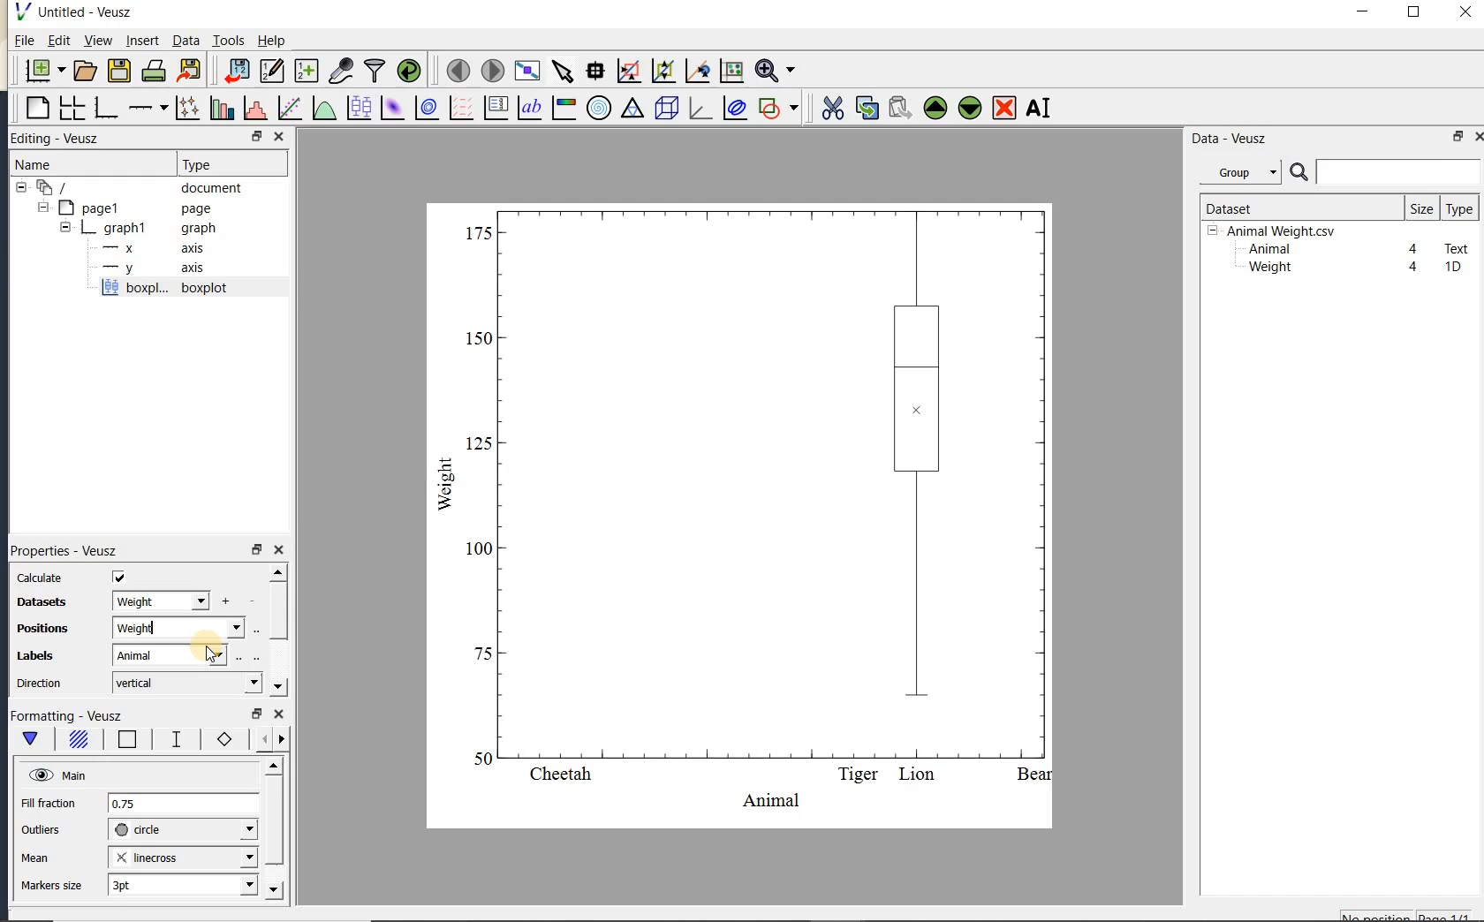 This screenshot has width=1484, height=922. I want to click on close, so click(279, 551).